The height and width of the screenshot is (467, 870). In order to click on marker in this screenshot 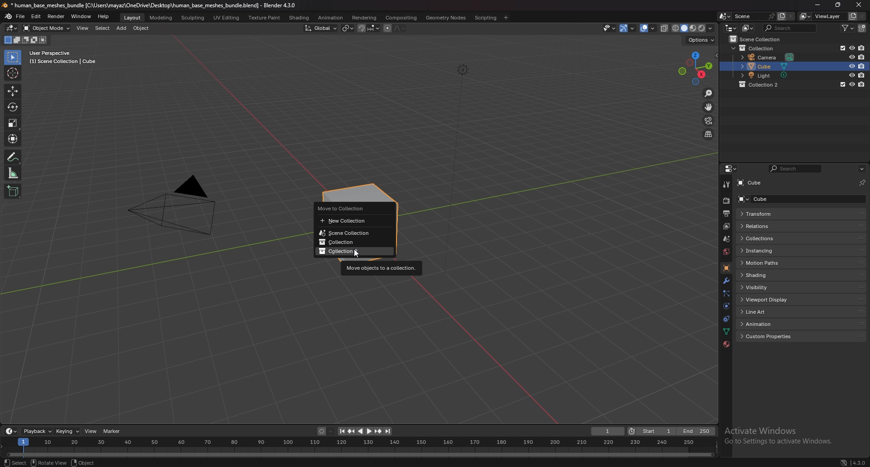, I will do `click(113, 431)`.